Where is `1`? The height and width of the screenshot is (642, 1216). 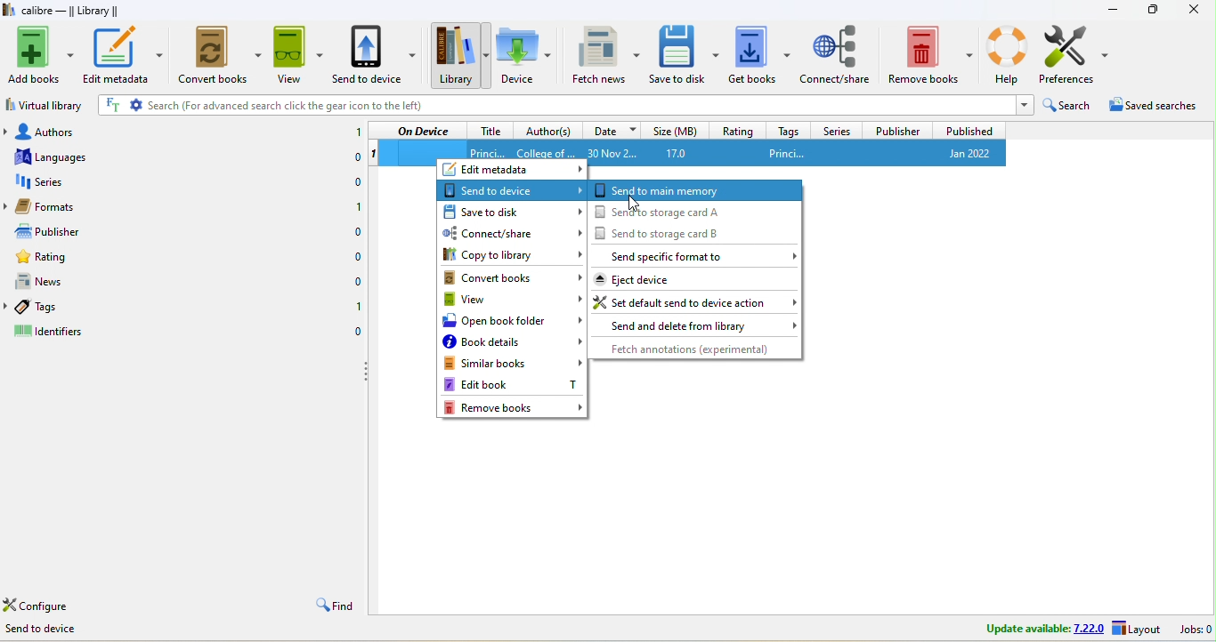 1 is located at coordinates (357, 310).